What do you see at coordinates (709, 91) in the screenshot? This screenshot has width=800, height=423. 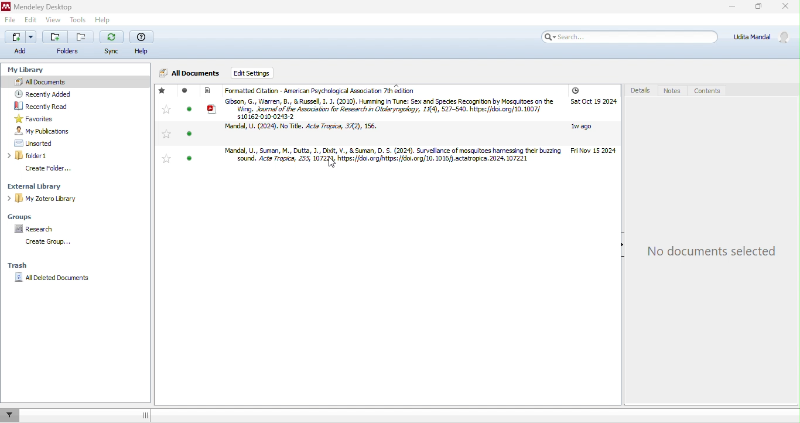 I see `contents` at bounding box center [709, 91].